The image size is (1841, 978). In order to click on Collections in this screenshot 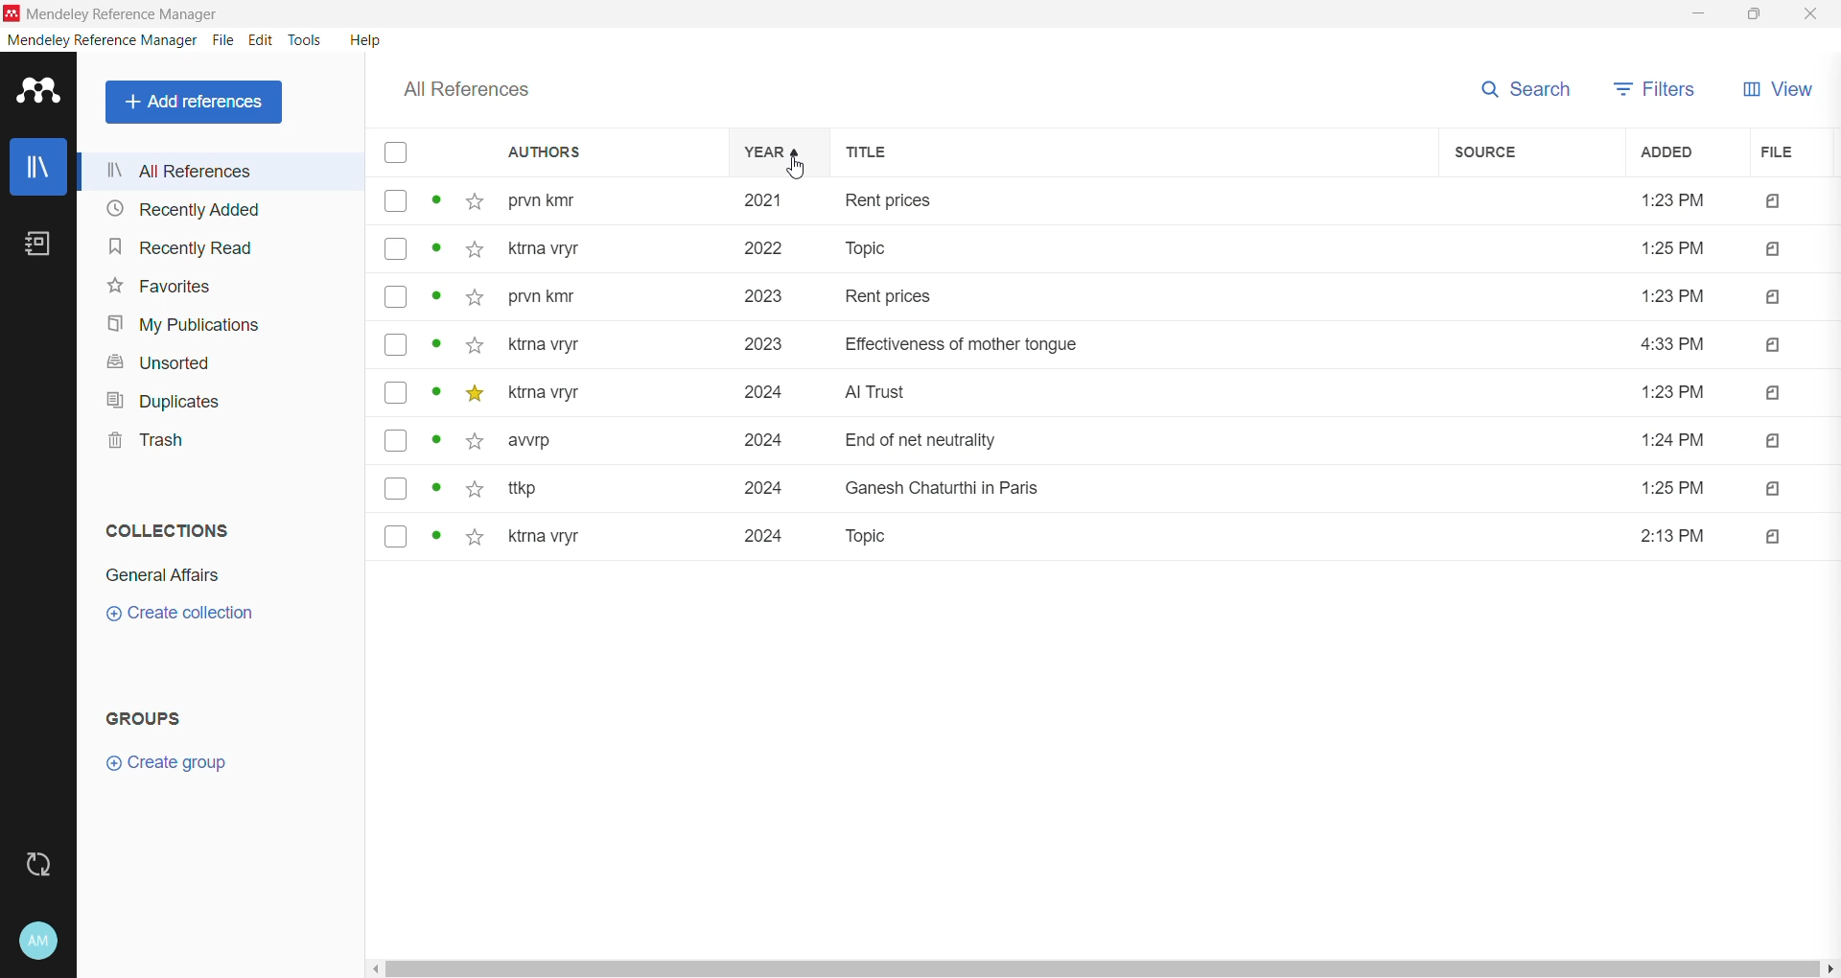, I will do `click(165, 529)`.